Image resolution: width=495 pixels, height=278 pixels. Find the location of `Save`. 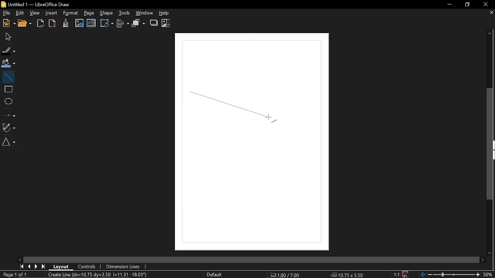

Save is located at coordinates (405, 275).